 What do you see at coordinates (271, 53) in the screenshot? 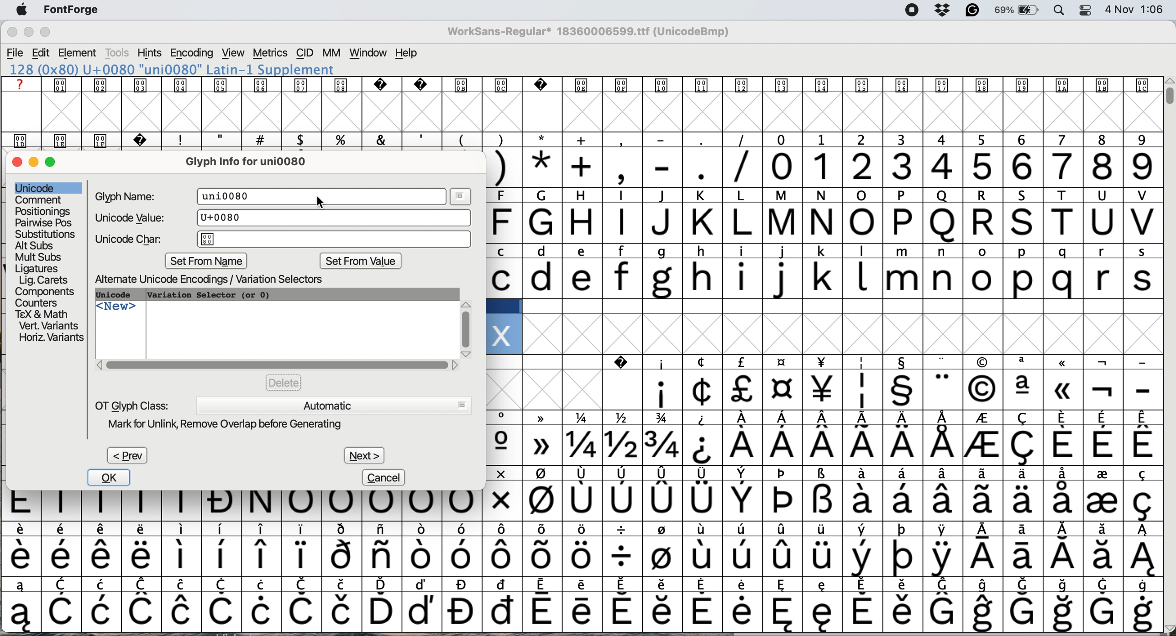
I see `metrics` at bounding box center [271, 53].